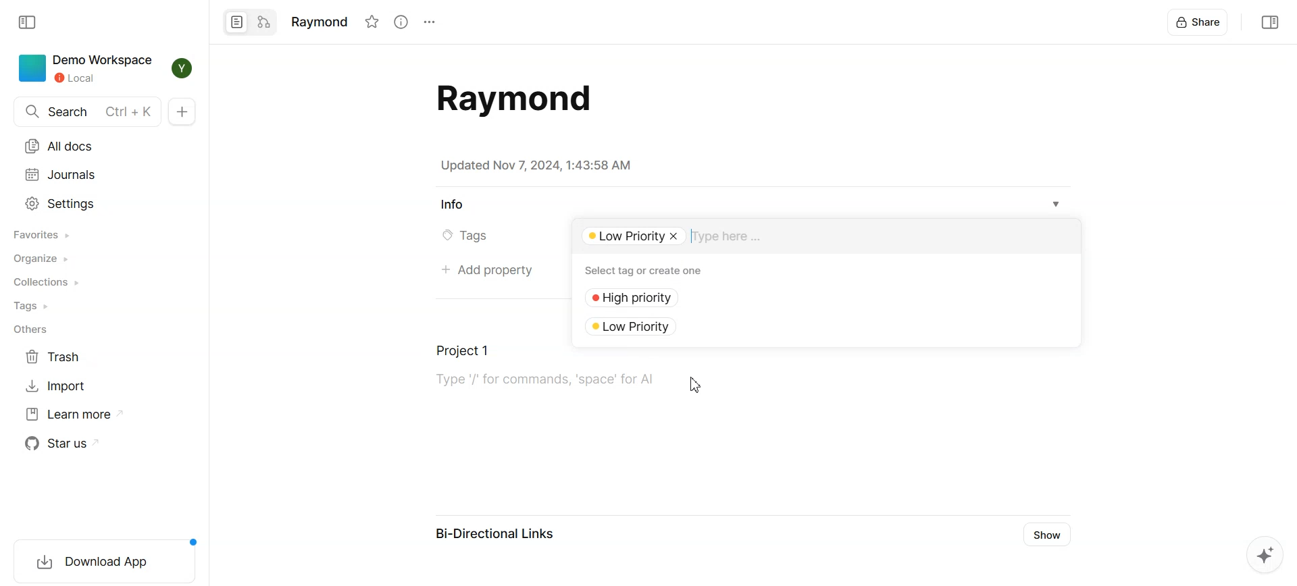  I want to click on New doc, so click(182, 111).